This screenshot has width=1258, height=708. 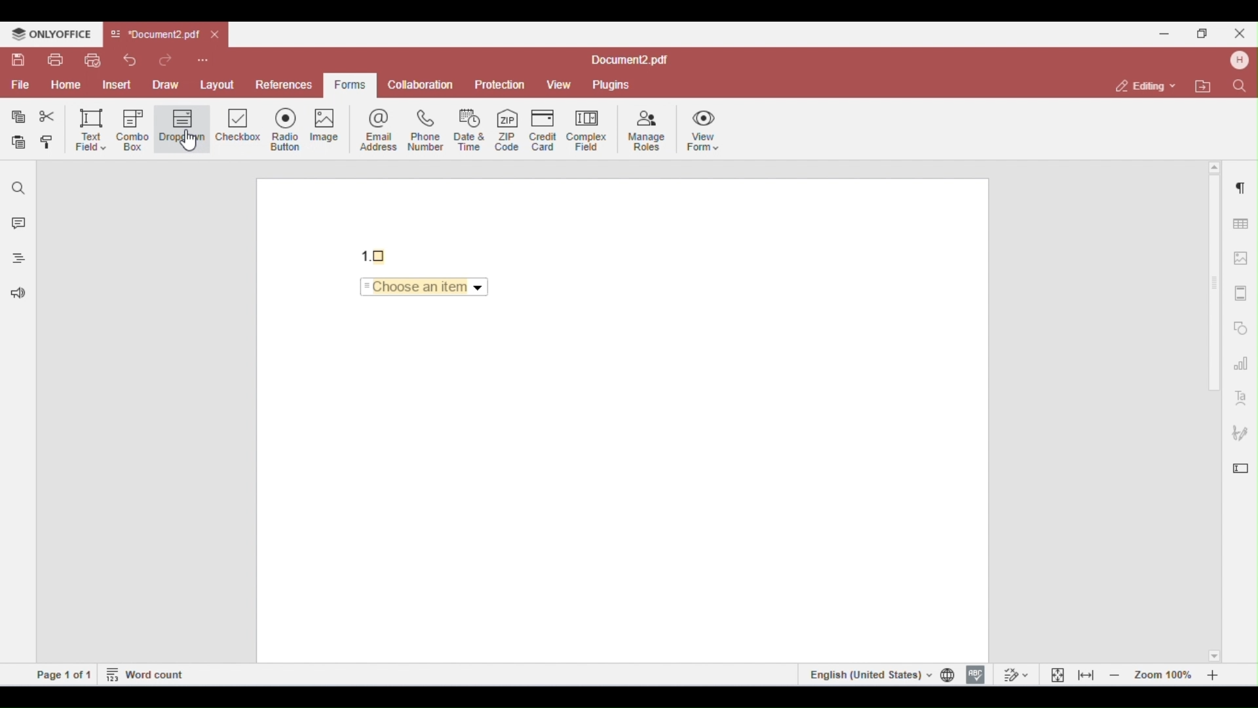 I want to click on headings, so click(x=15, y=260).